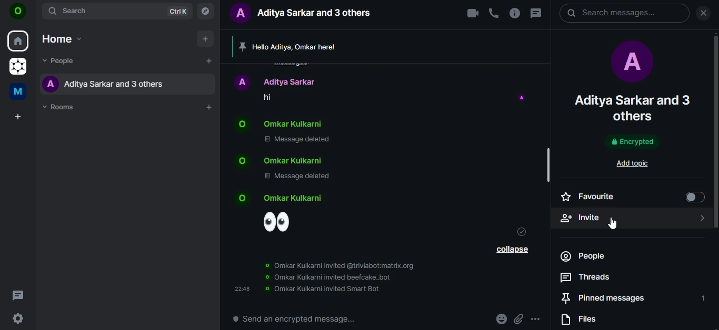 This screenshot has width=719, height=330. What do you see at coordinates (536, 319) in the screenshot?
I see `options` at bounding box center [536, 319].